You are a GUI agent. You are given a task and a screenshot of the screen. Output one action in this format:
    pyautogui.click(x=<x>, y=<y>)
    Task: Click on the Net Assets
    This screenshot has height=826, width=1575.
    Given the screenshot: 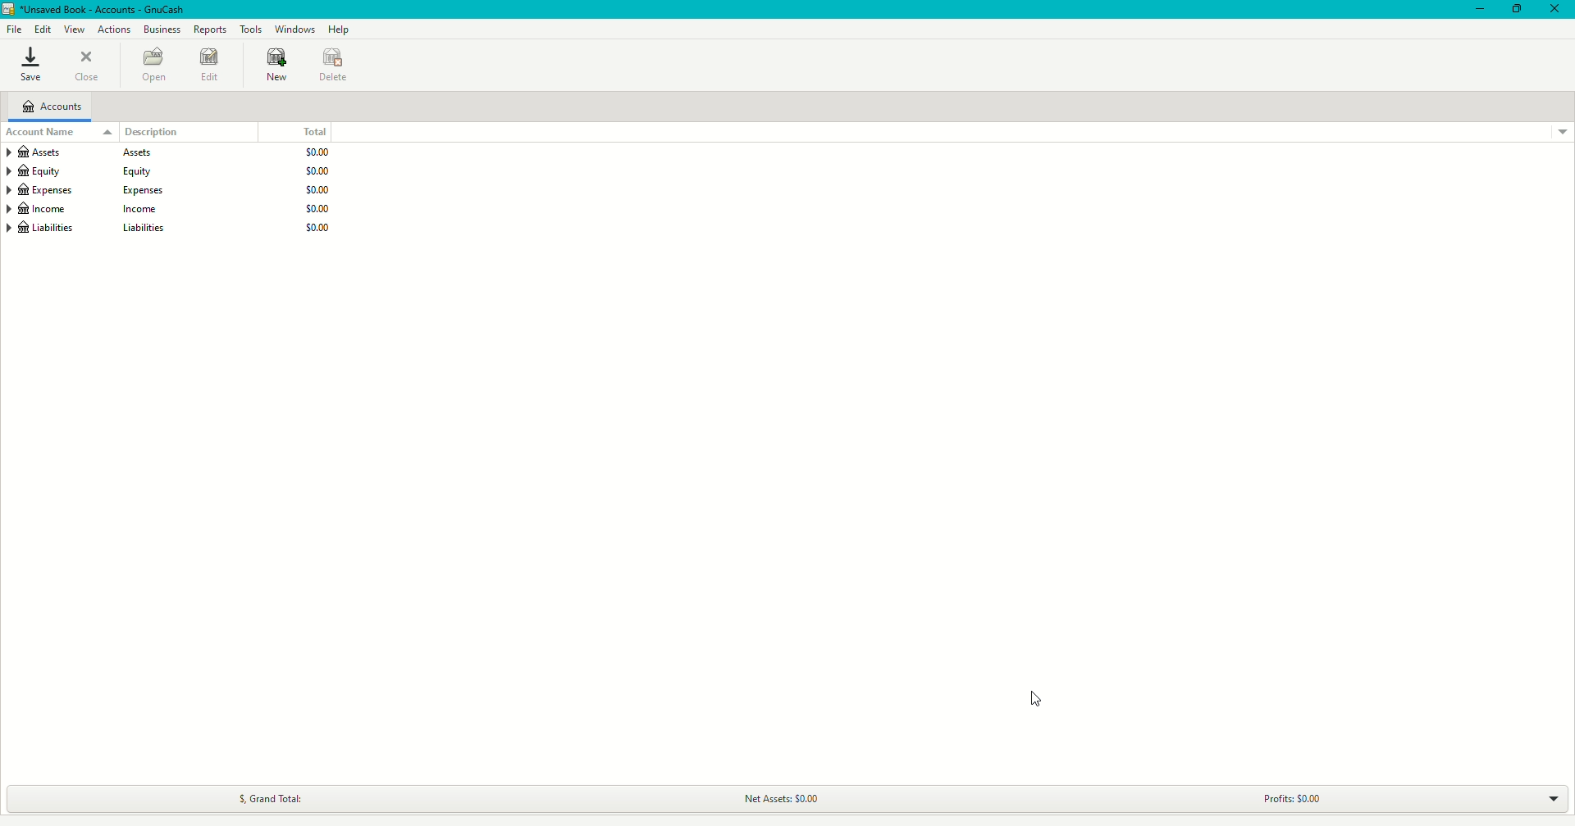 What is the action you would take?
    pyautogui.click(x=783, y=798)
    